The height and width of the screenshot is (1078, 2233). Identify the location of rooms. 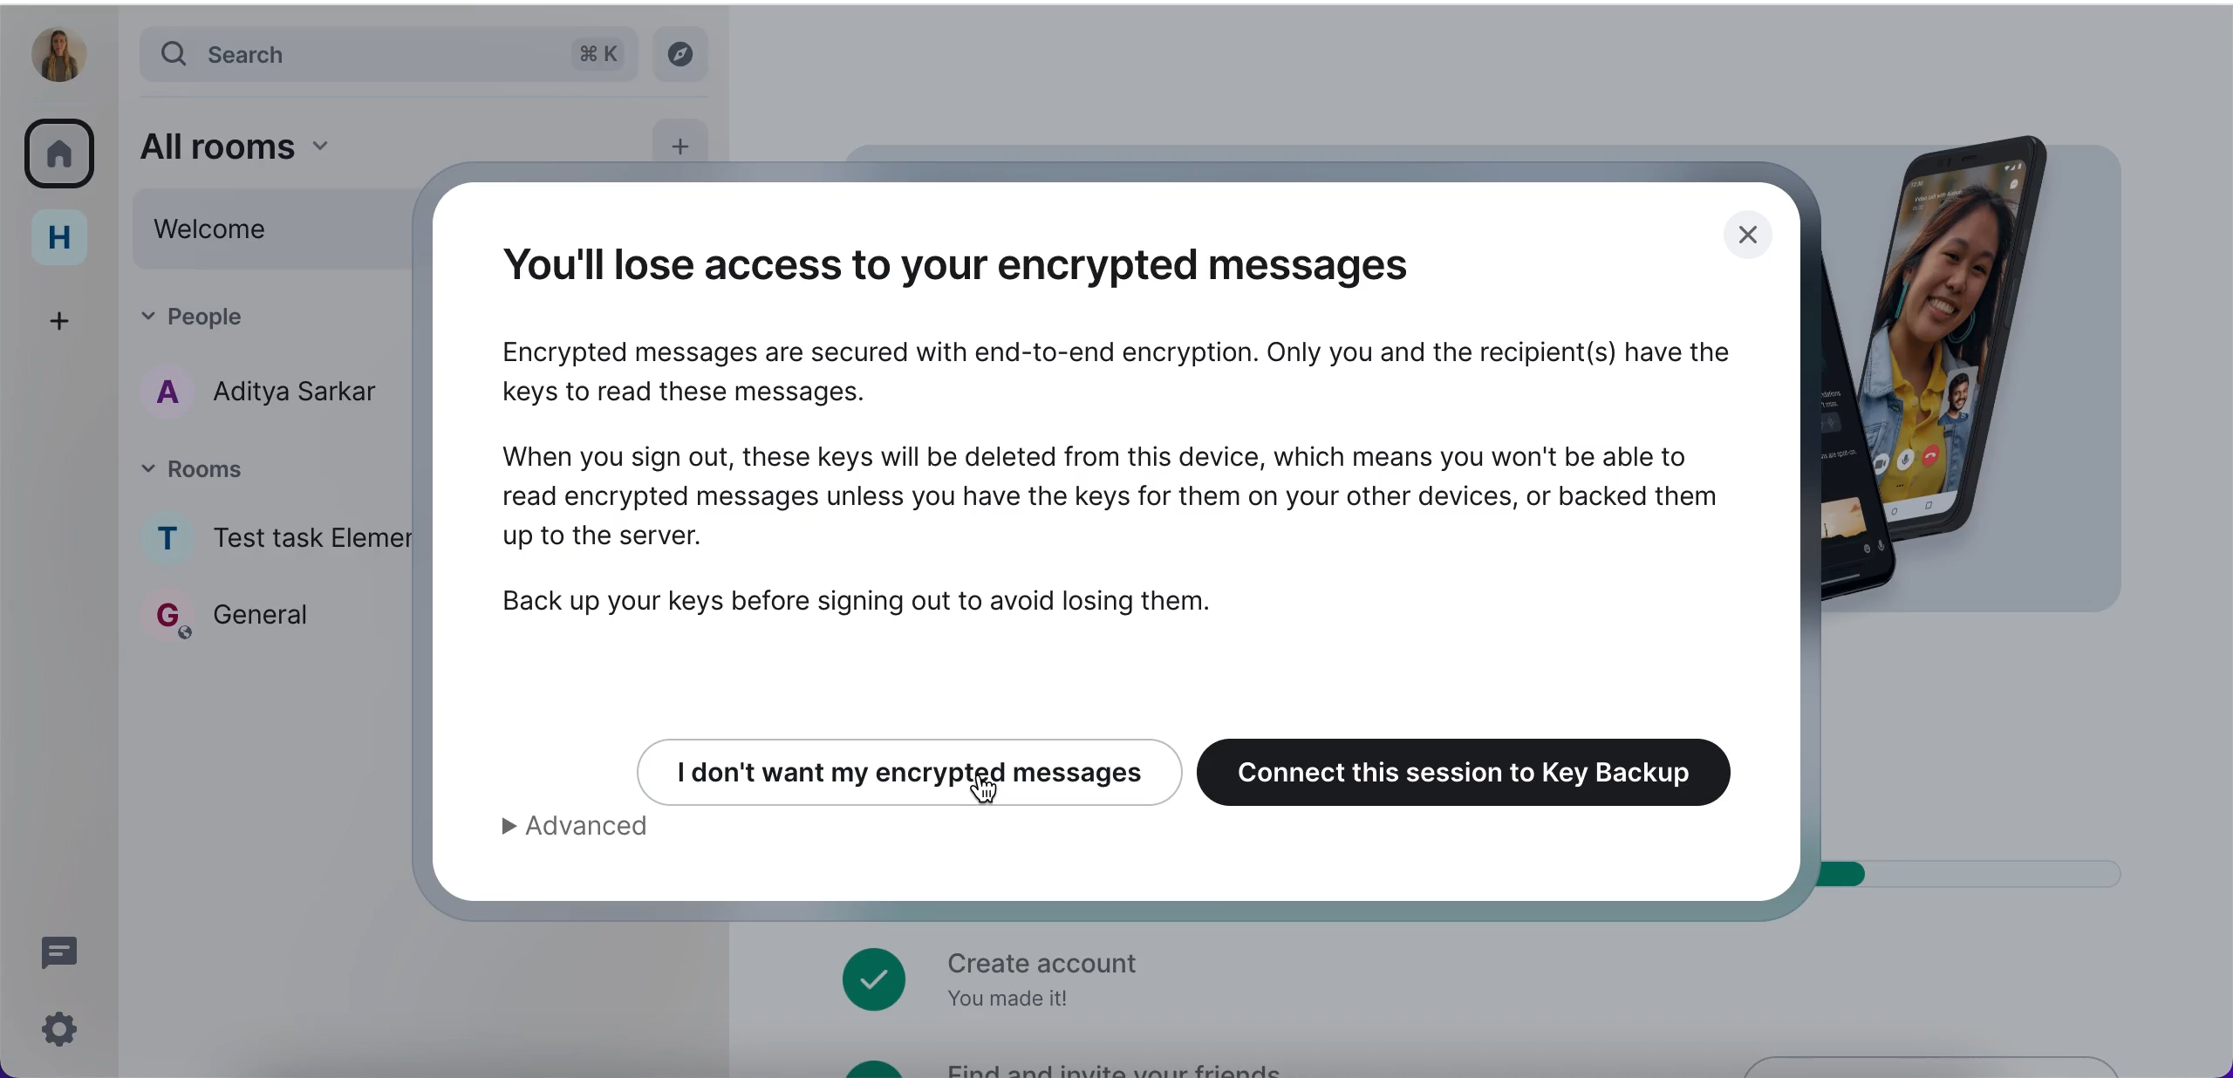
(65, 149).